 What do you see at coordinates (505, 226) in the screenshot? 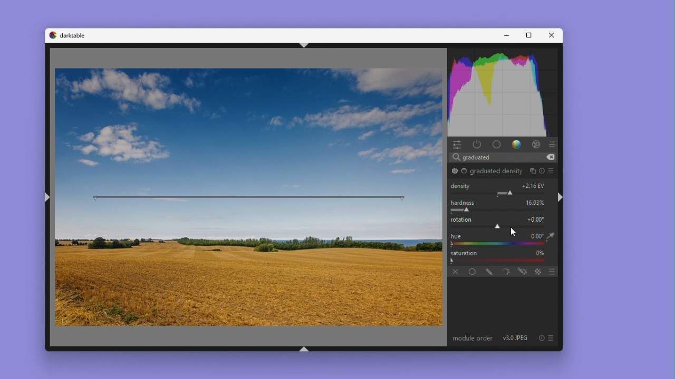
I see `rotation adjustment slider` at bounding box center [505, 226].